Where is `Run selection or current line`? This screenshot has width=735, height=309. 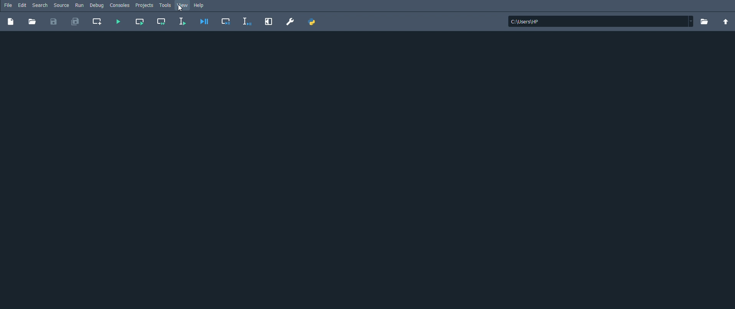
Run selection or current line is located at coordinates (183, 21).